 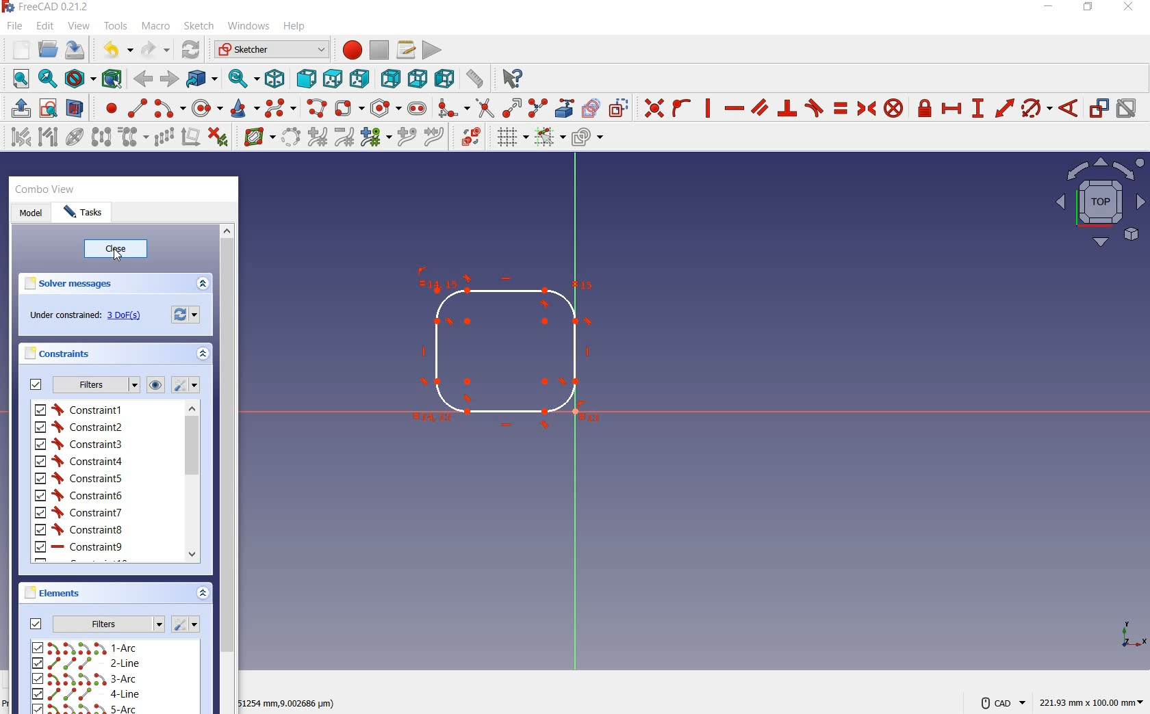 What do you see at coordinates (157, 25) in the screenshot?
I see `macro` at bounding box center [157, 25].